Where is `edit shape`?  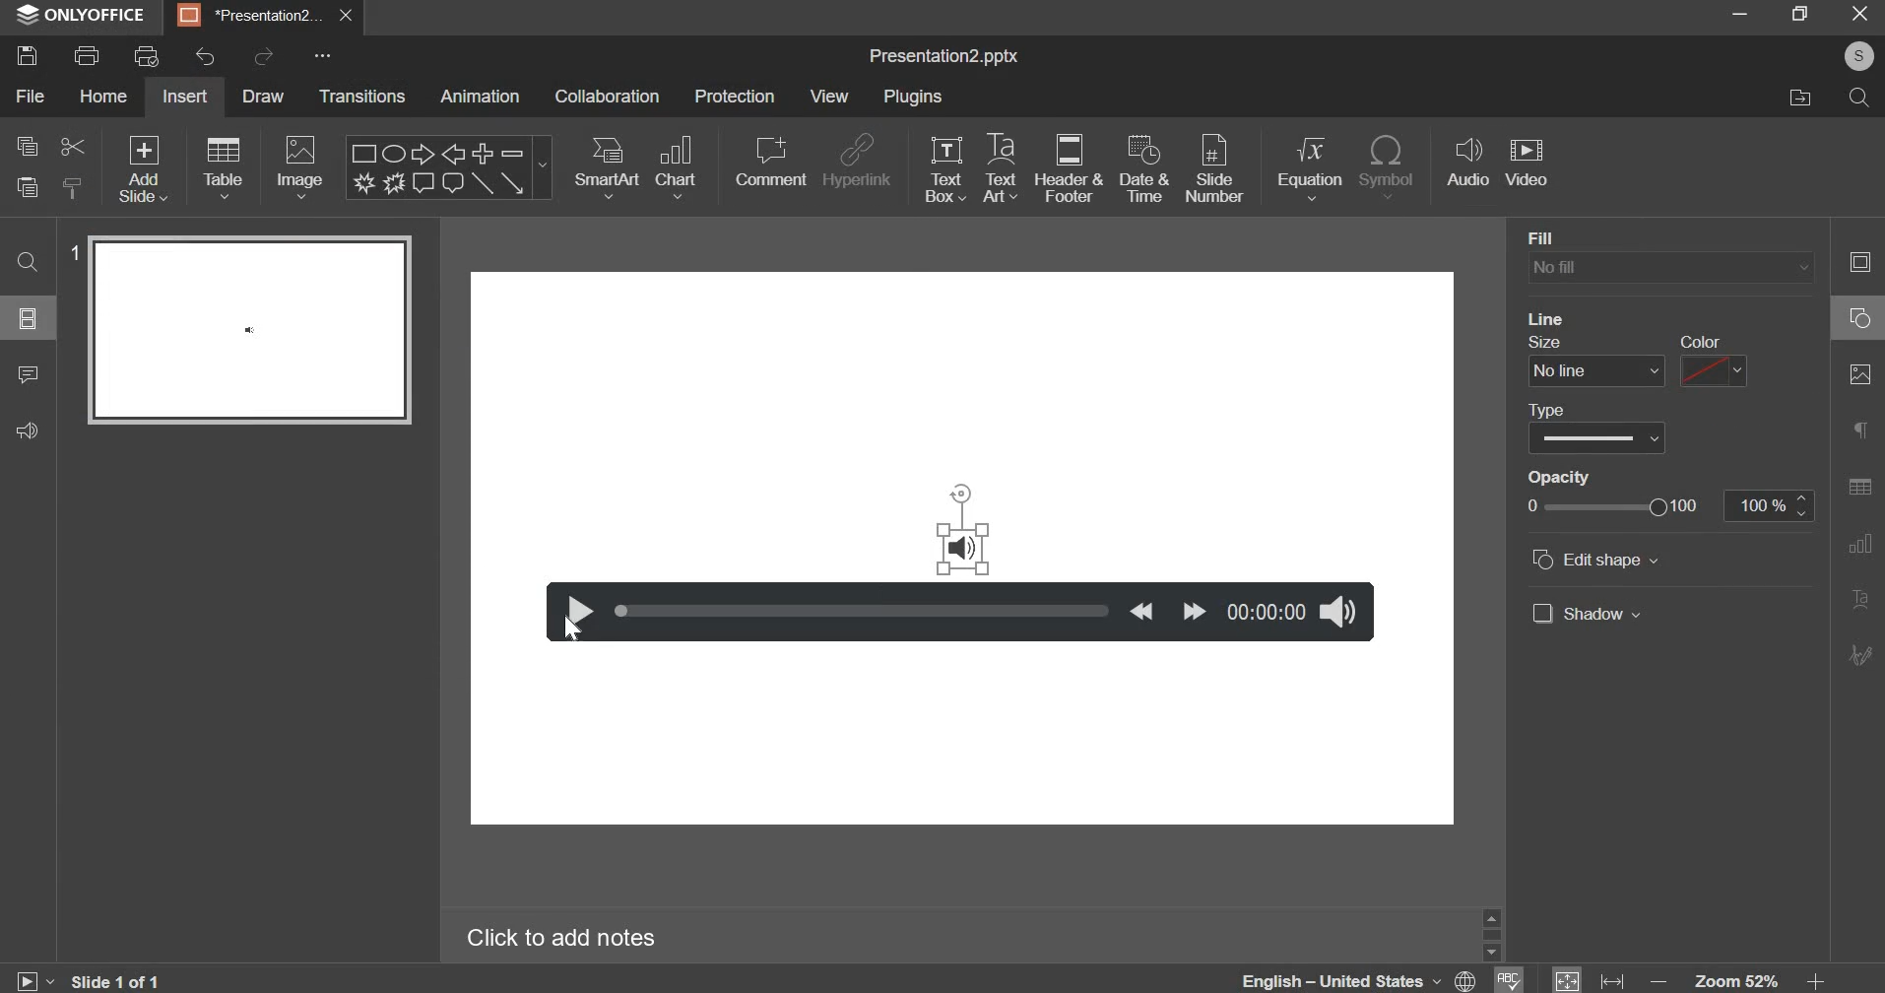 edit shape is located at coordinates (1595, 559).